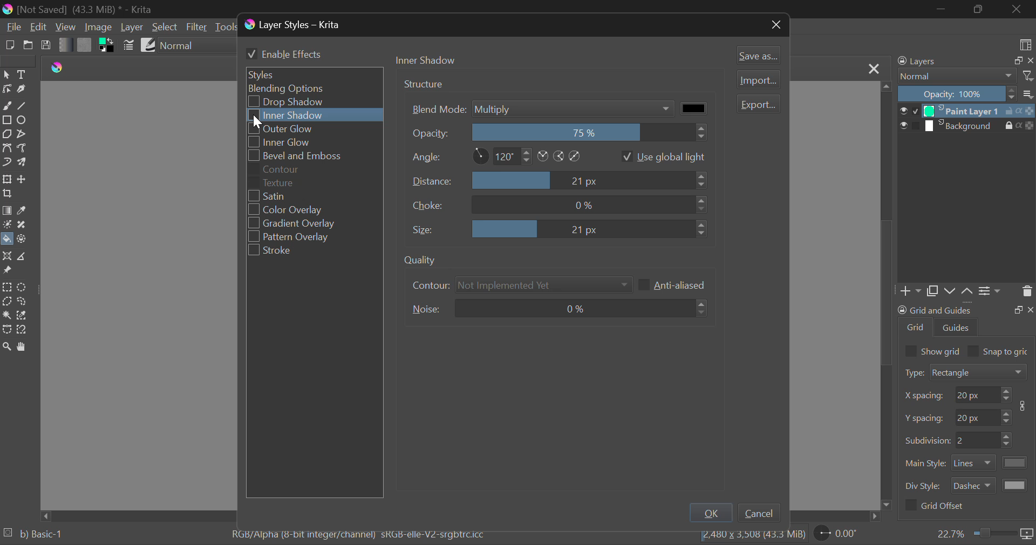  I want to click on move right, so click(867, 517).